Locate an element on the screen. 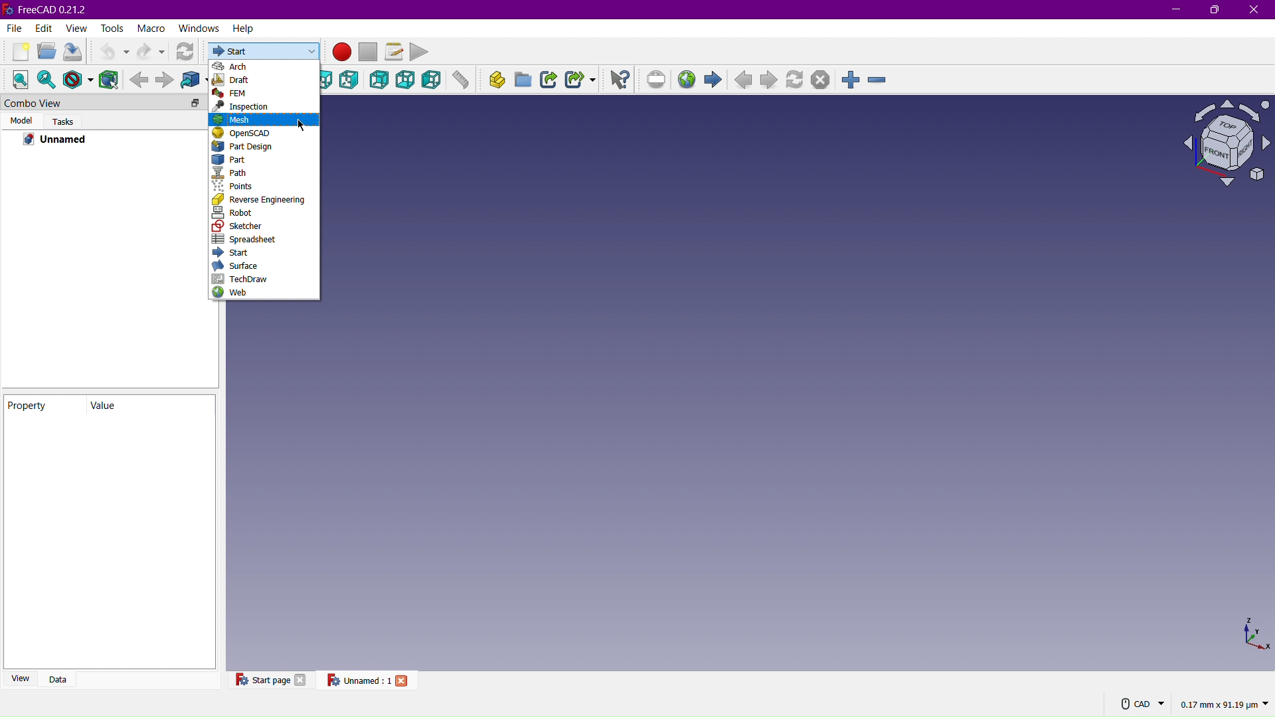  Create part is located at coordinates (493, 82).